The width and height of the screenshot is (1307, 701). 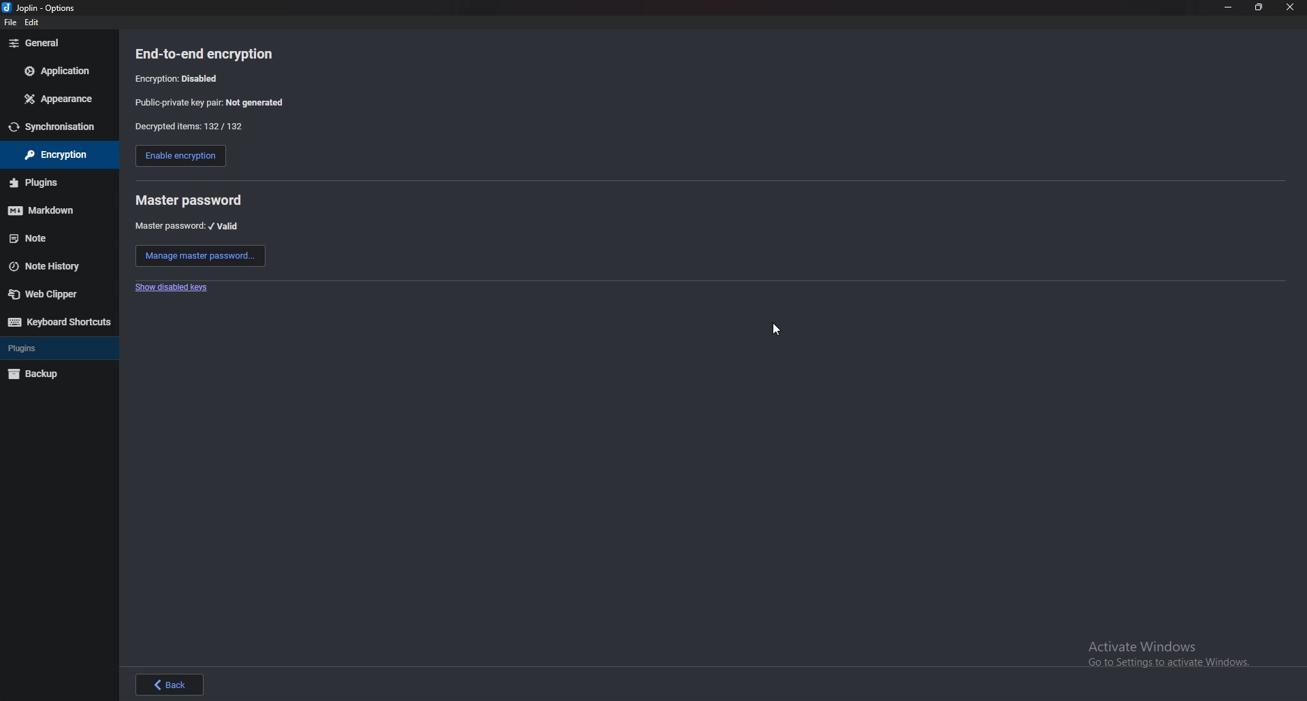 What do you see at coordinates (58, 321) in the screenshot?
I see `keyboard shortcuts` at bounding box center [58, 321].